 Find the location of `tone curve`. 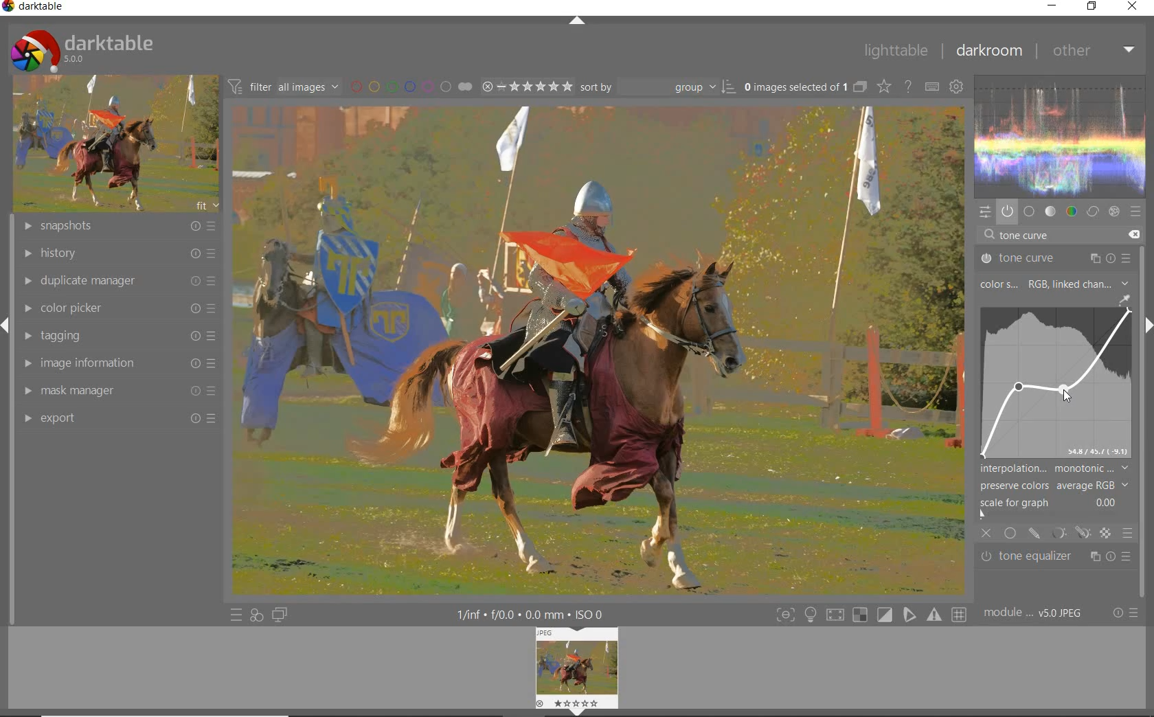

tone curve is located at coordinates (1054, 380).